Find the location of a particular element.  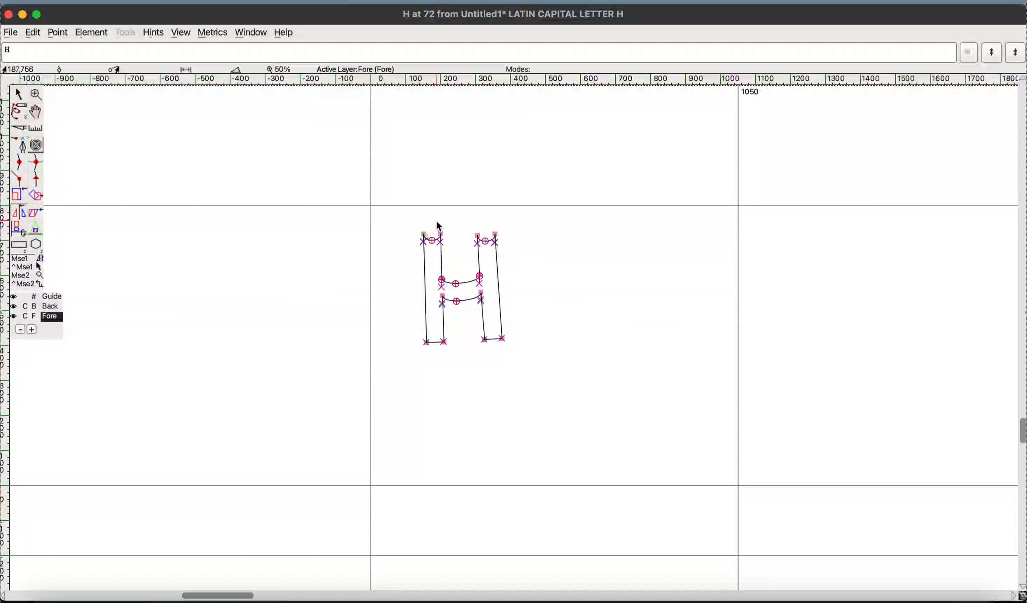

element is located at coordinates (92, 33).